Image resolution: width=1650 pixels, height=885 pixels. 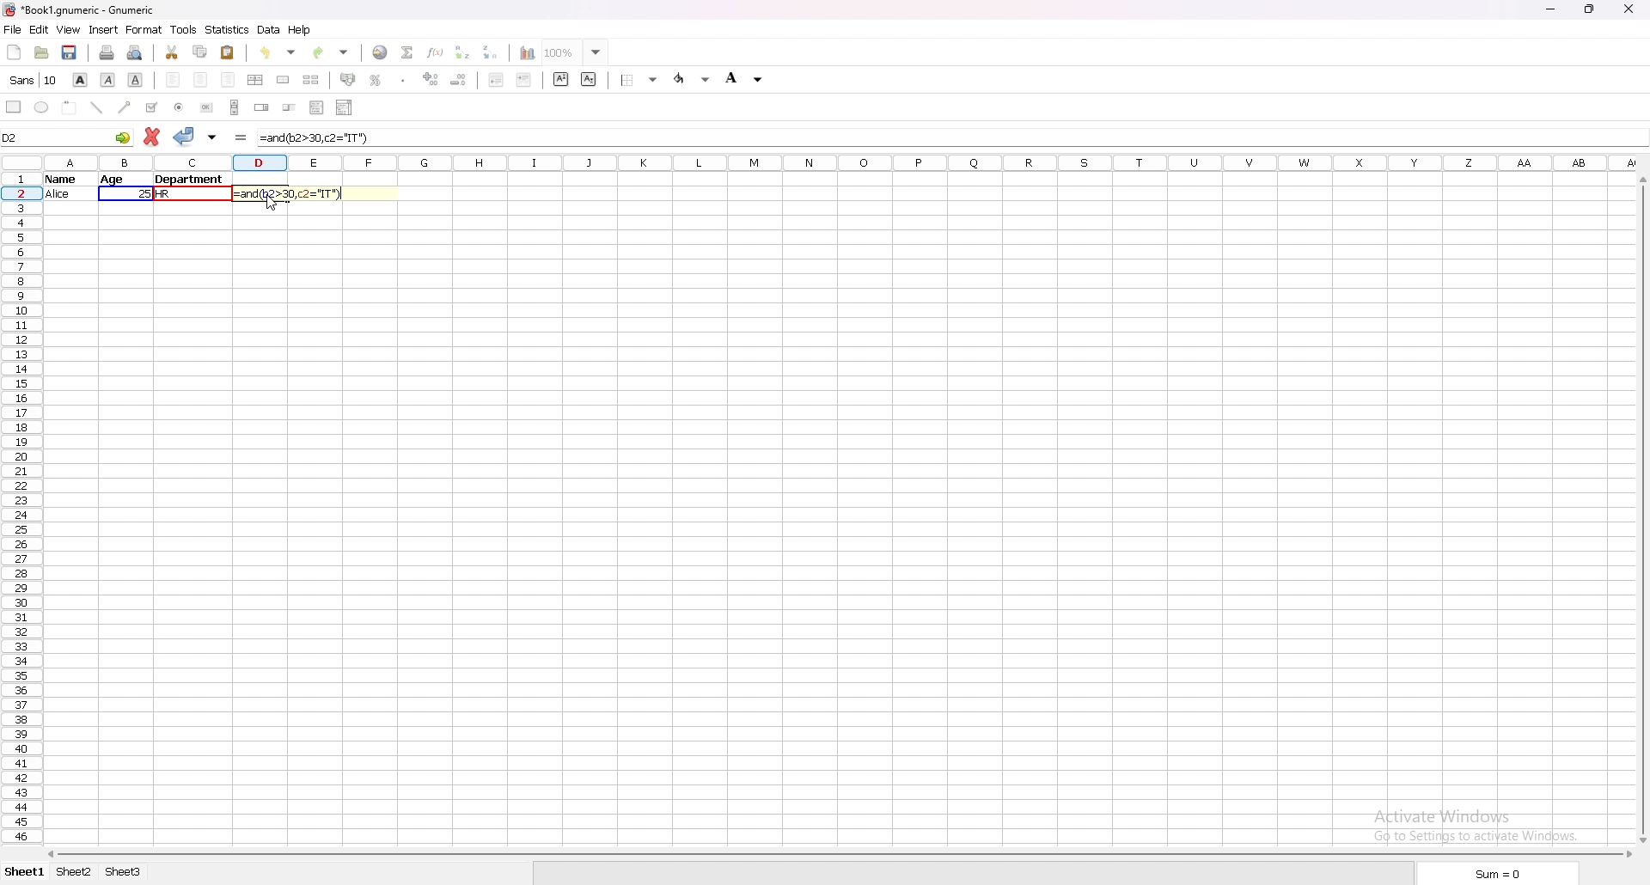 I want to click on format, so click(x=144, y=29).